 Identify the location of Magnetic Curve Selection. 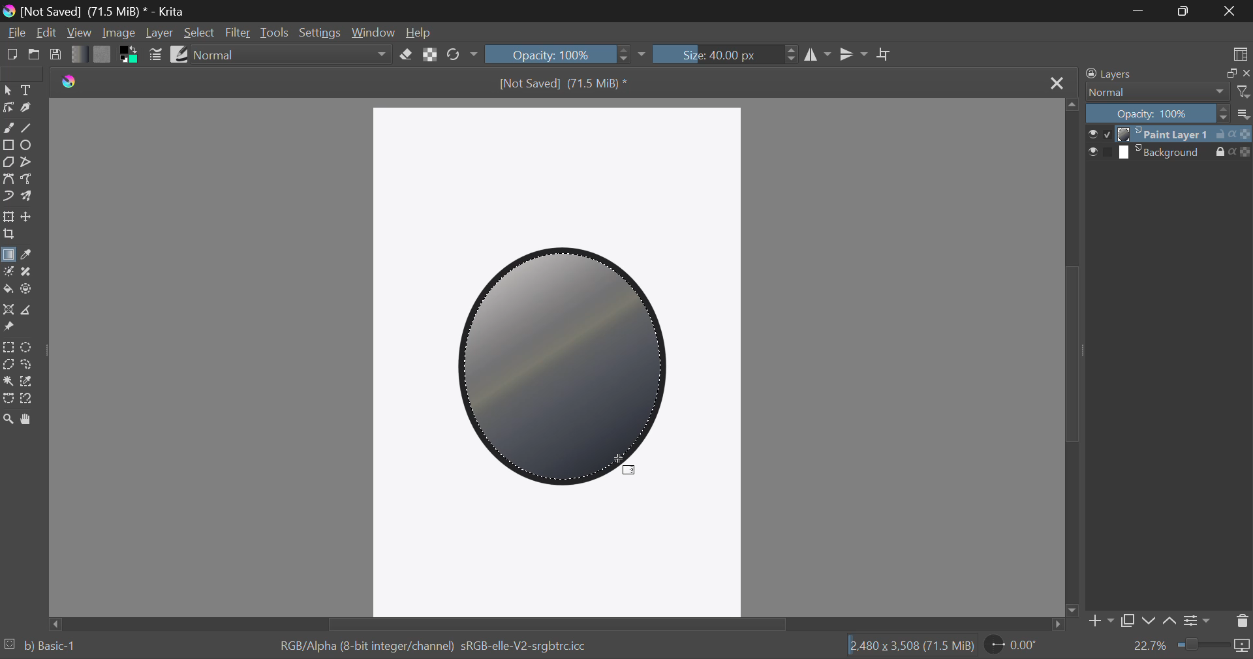
(31, 400).